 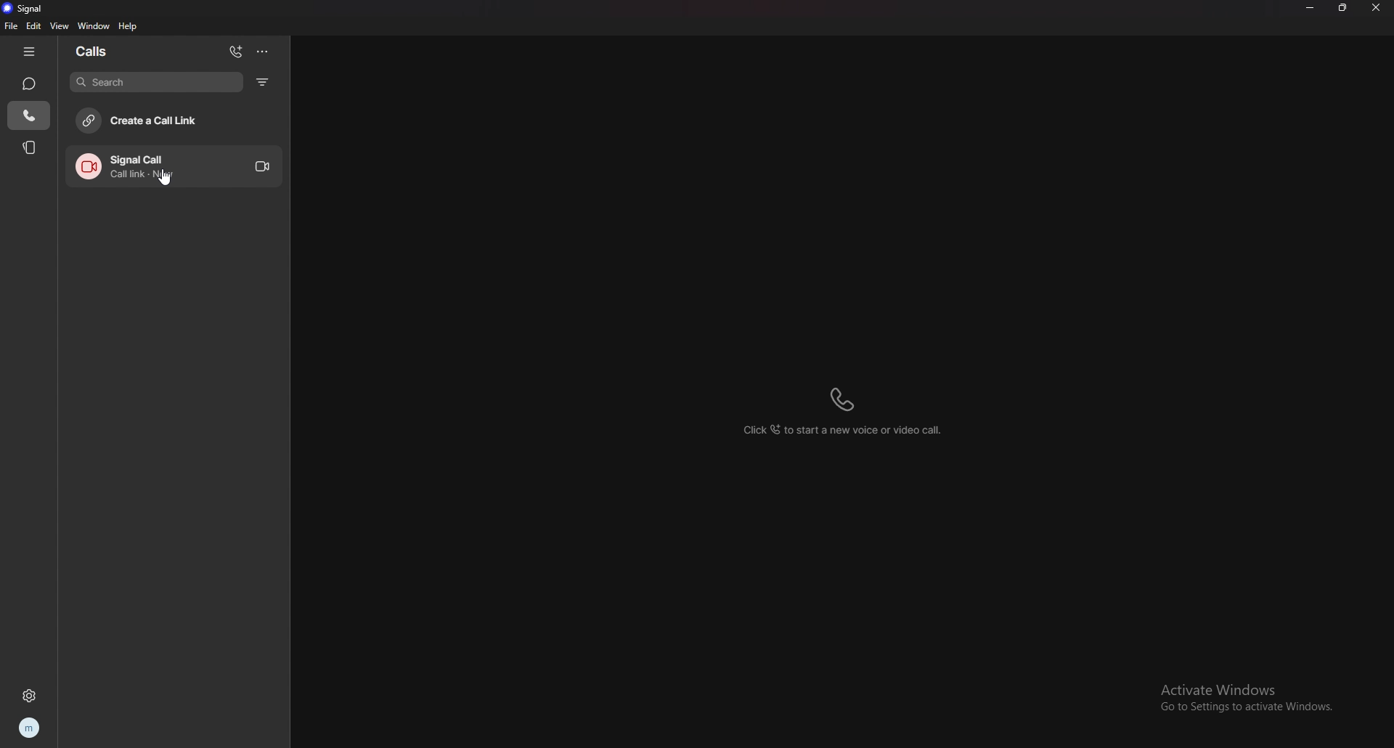 What do you see at coordinates (28, 696) in the screenshot?
I see `settings` at bounding box center [28, 696].